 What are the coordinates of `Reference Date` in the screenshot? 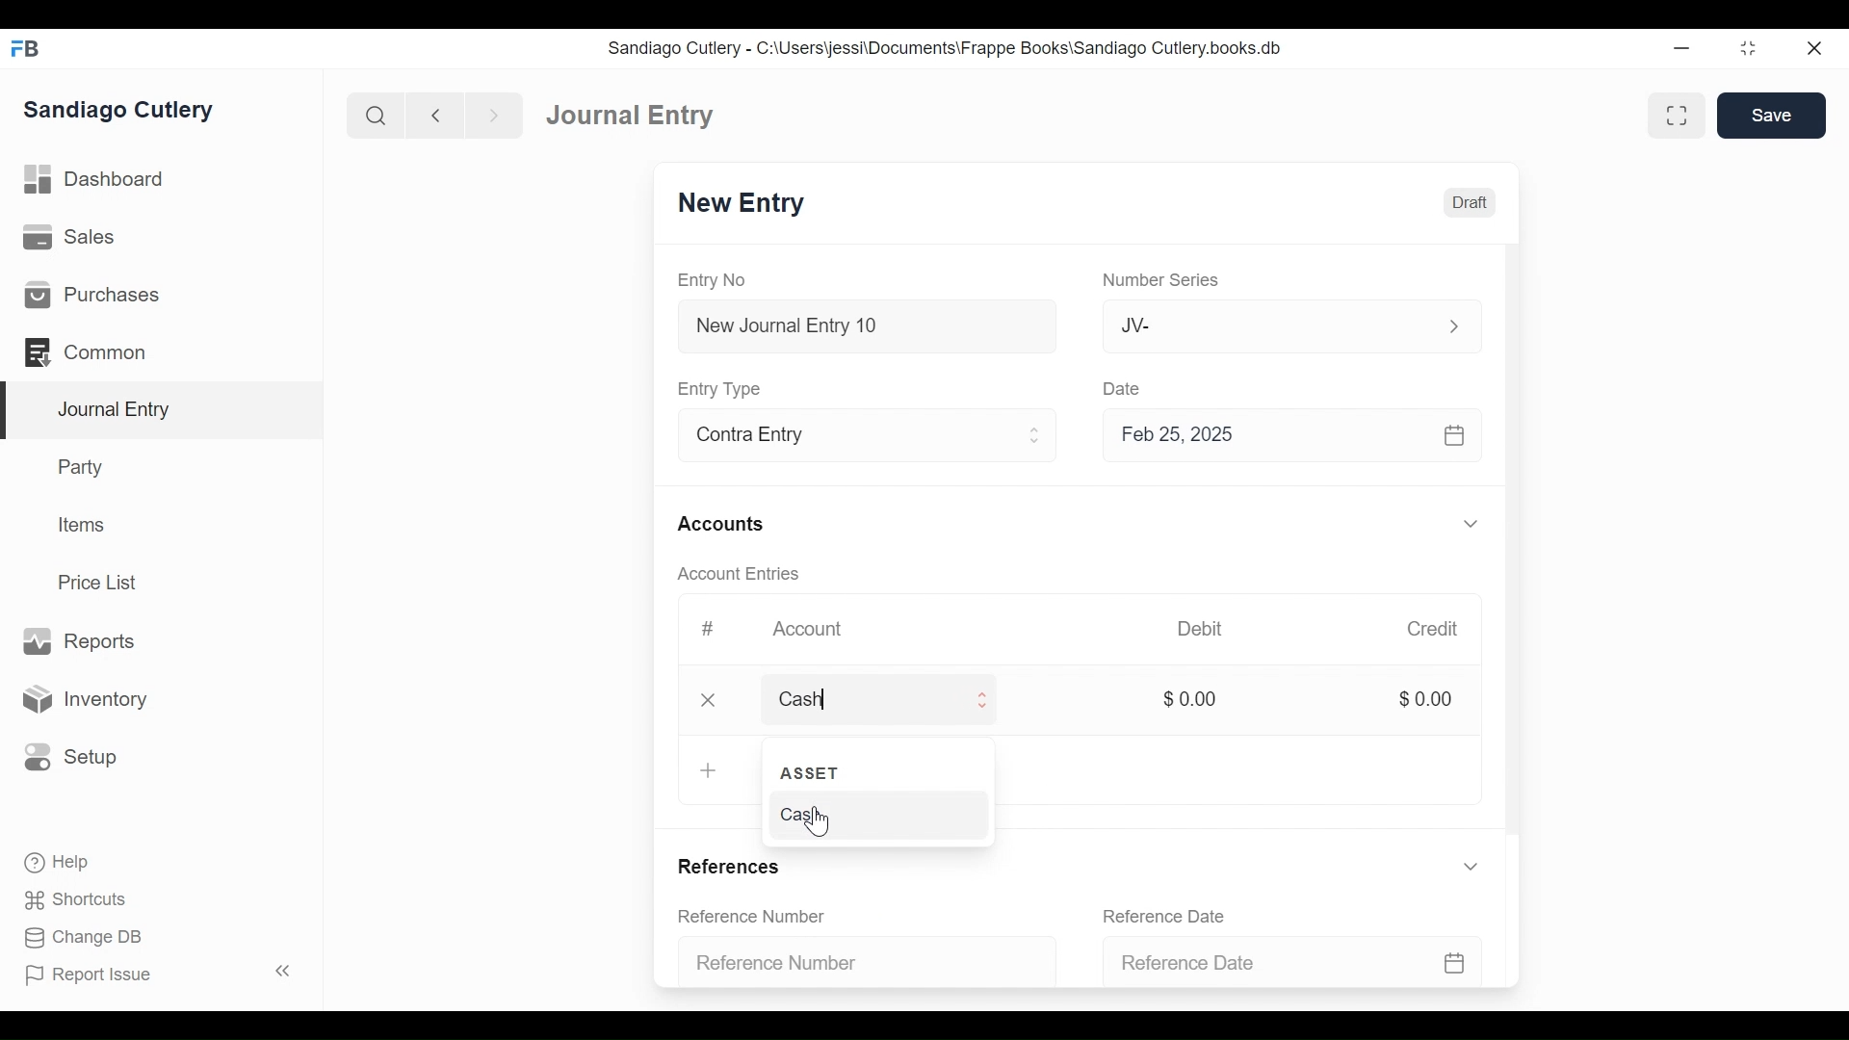 It's located at (1290, 955).